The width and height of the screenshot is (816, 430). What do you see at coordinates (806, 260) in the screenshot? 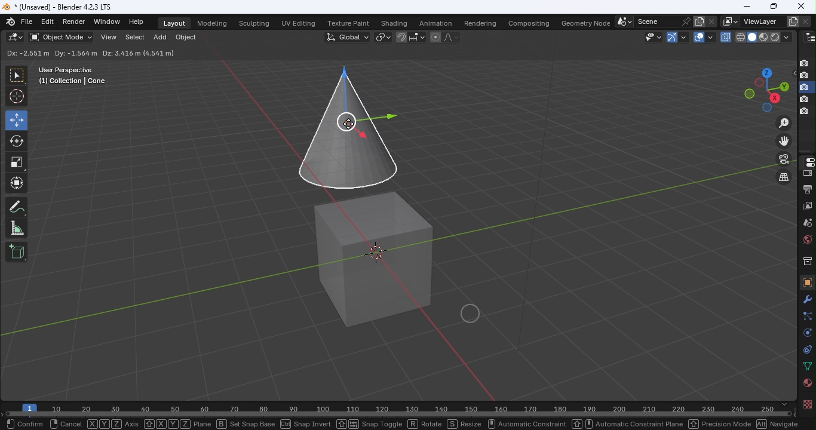
I see `Collection` at bounding box center [806, 260].